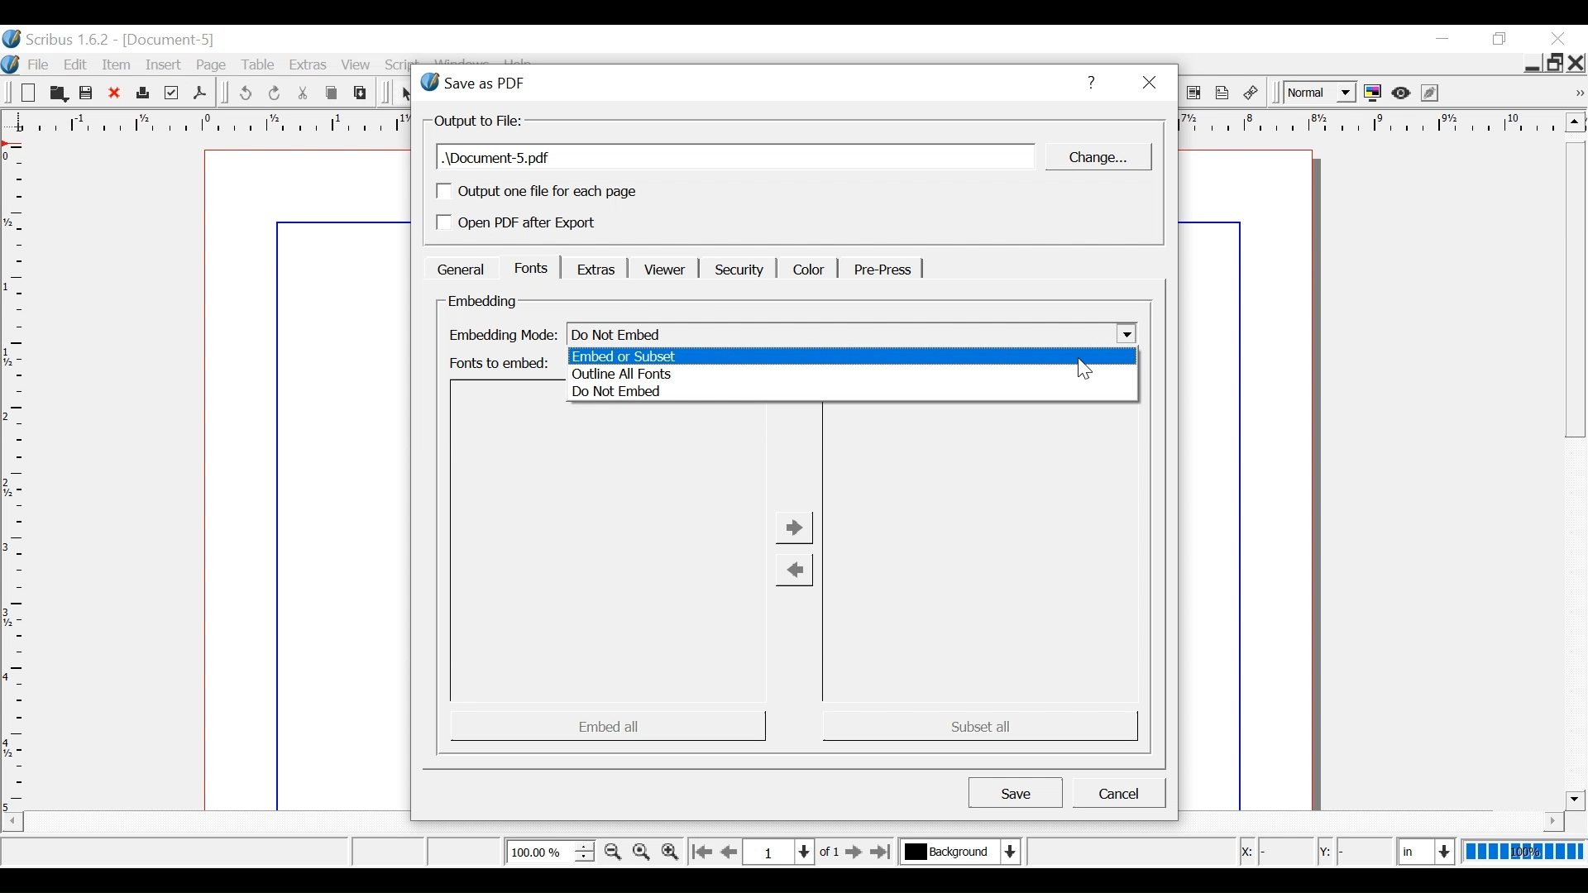 The height and width of the screenshot is (893, 1588). What do you see at coordinates (793, 570) in the screenshot?
I see `Change from` at bounding box center [793, 570].